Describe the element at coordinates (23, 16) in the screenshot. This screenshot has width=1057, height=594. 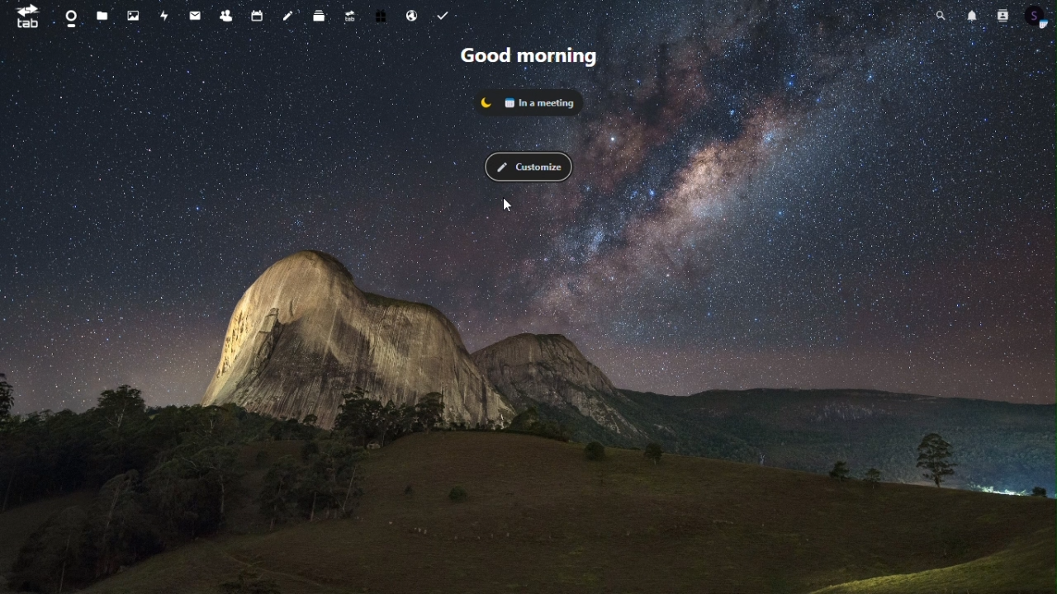
I see `tab` at that location.